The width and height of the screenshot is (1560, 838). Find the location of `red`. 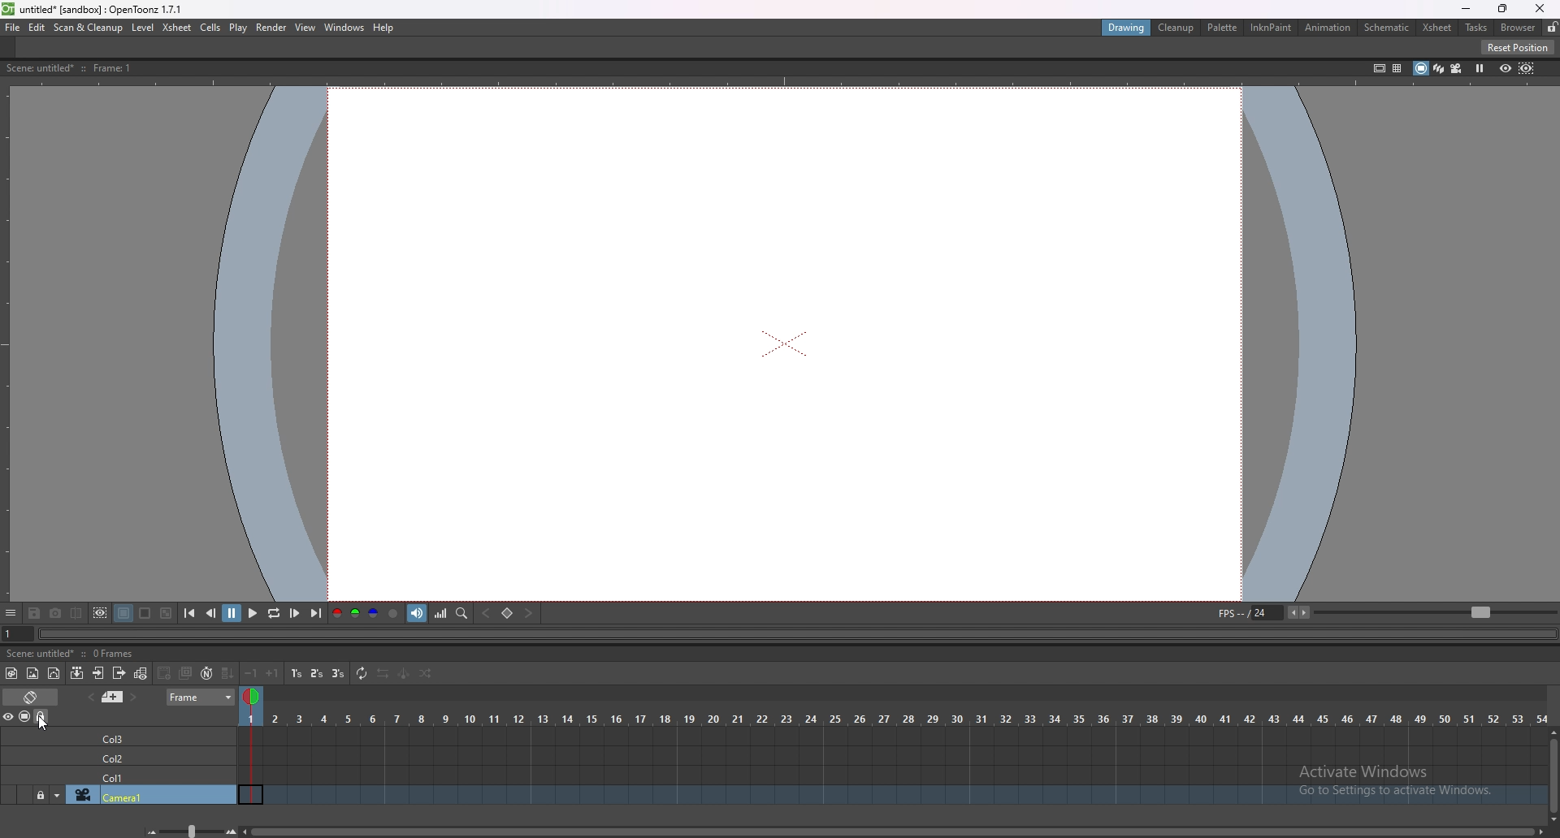

red is located at coordinates (336, 612).